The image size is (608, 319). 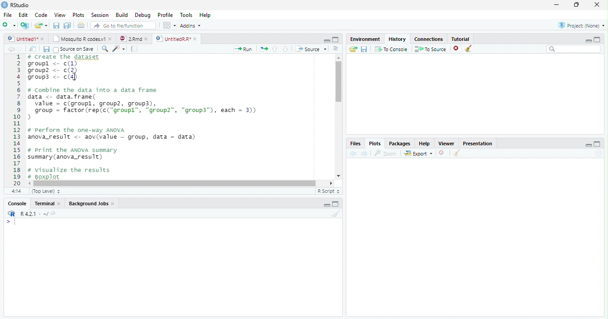 I want to click on Viewer, so click(x=447, y=143).